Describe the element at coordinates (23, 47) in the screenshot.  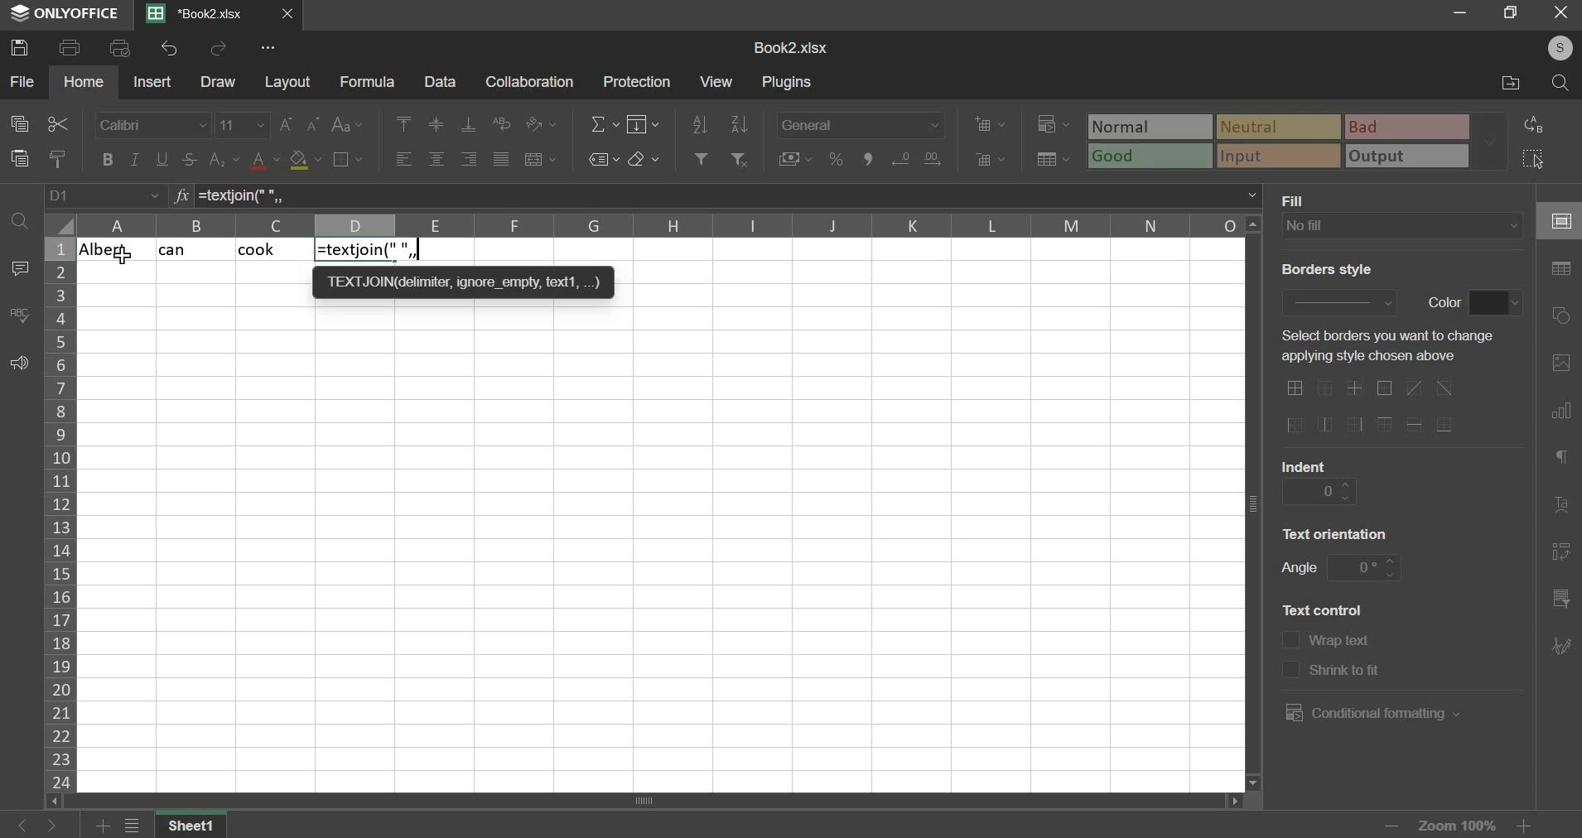
I see `save` at that location.